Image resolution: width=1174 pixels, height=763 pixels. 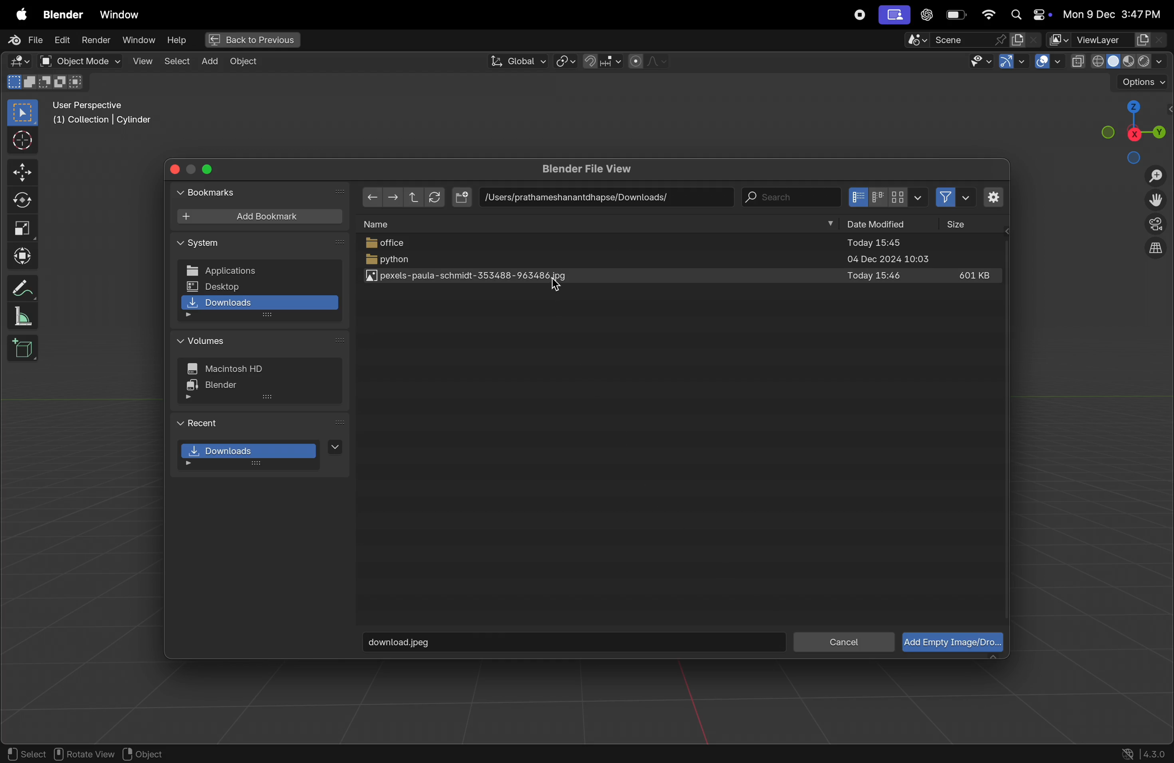 What do you see at coordinates (260, 454) in the screenshot?
I see `downloads` at bounding box center [260, 454].